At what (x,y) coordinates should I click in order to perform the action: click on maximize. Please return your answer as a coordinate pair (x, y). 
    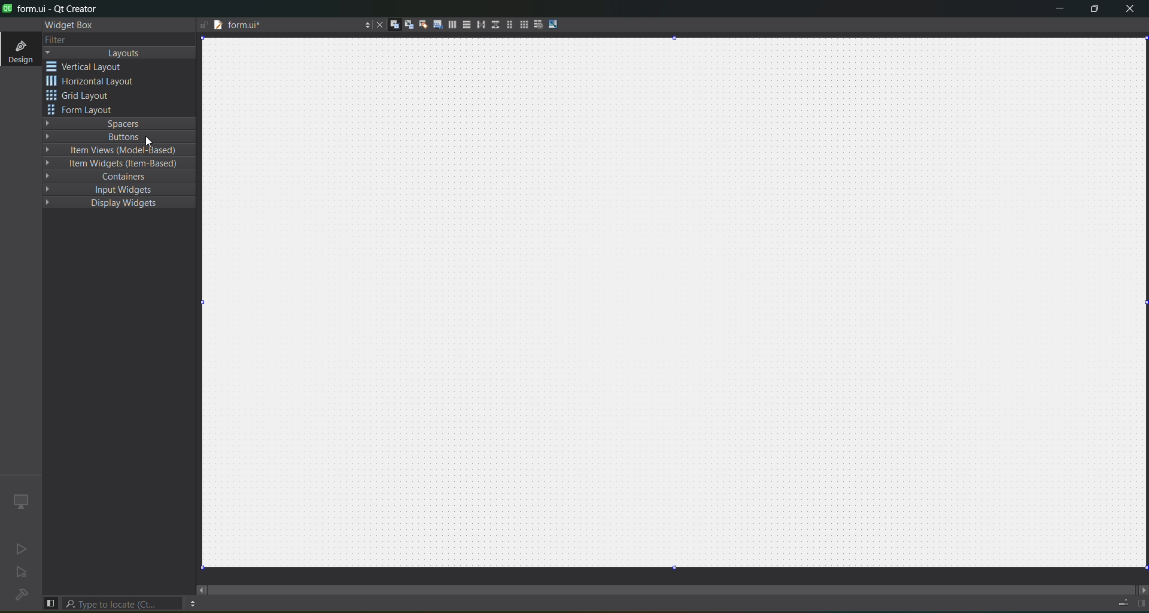
    Looking at the image, I should click on (1093, 10).